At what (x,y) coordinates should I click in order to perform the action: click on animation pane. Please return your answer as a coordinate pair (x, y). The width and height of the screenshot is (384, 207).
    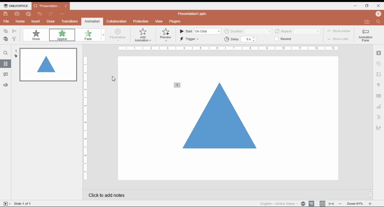
    Looking at the image, I should click on (364, 35).